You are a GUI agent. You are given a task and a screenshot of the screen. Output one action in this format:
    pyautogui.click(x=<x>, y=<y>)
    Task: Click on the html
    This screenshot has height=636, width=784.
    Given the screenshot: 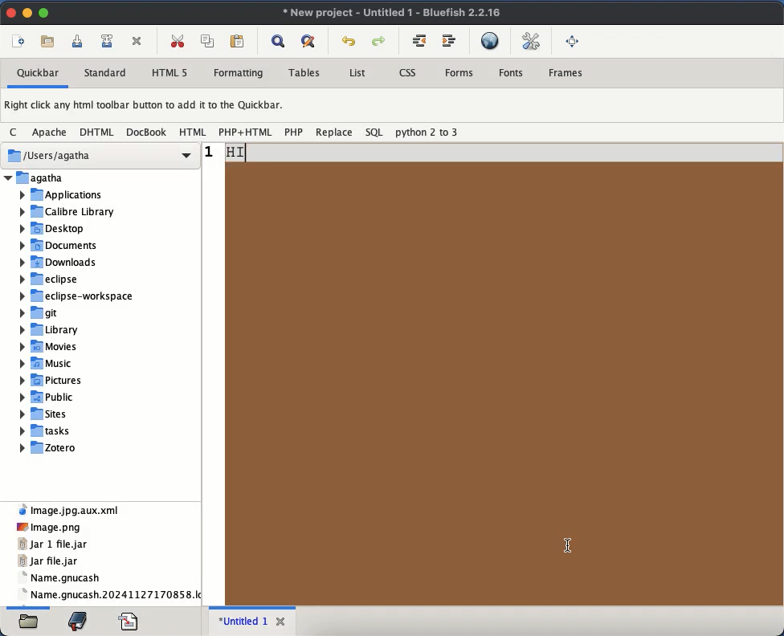 What is the action you would take?
    pyautogui.click(x=193, y=132)
    